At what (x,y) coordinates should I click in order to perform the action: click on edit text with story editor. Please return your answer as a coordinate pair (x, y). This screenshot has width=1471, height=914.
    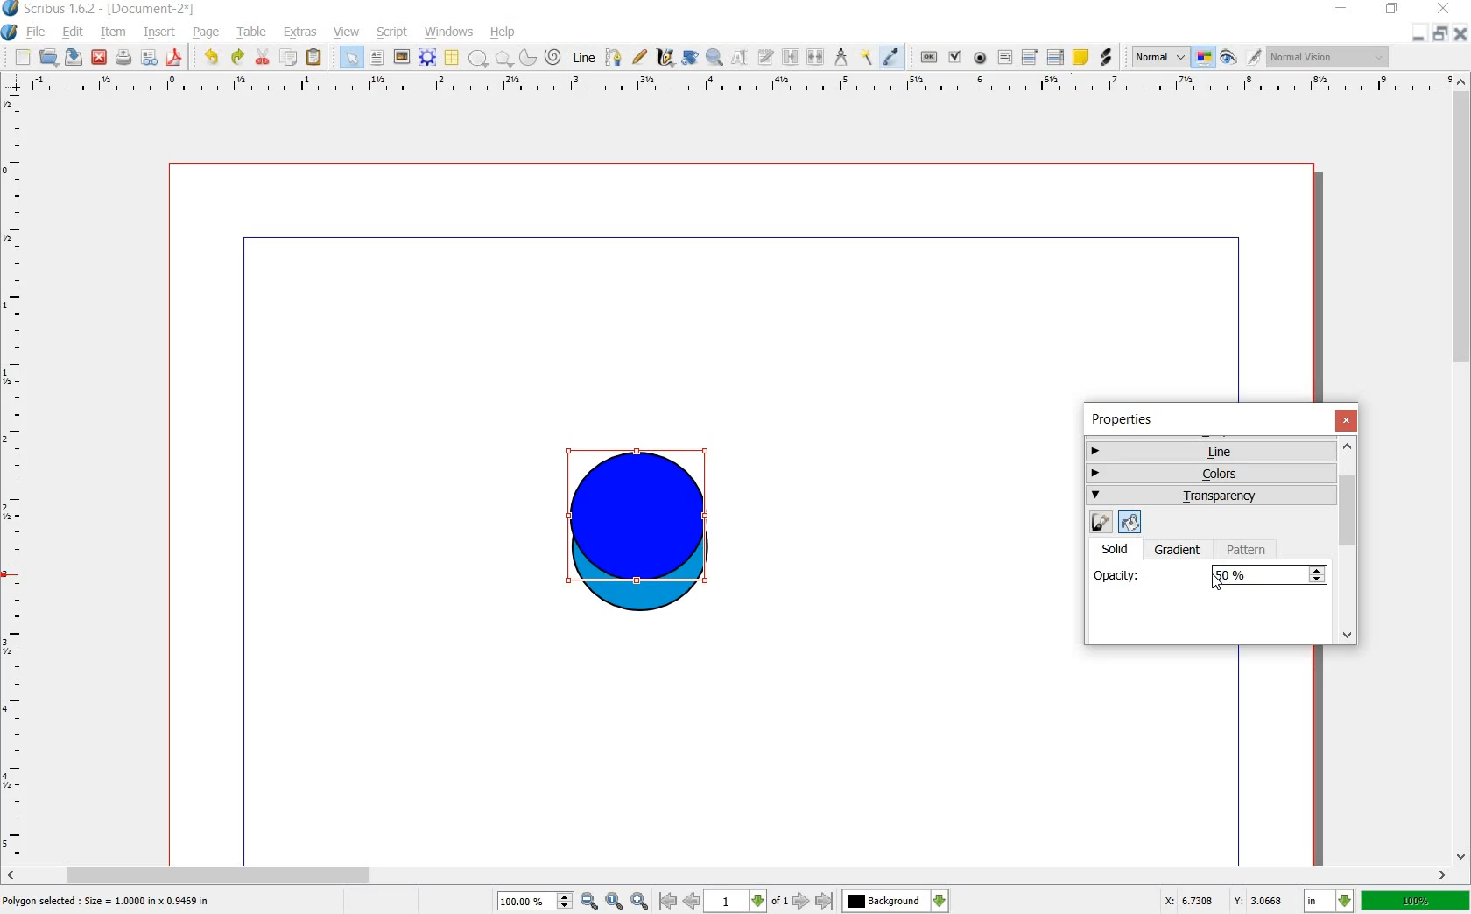
    Looking at the image, I should click on (766, 59).